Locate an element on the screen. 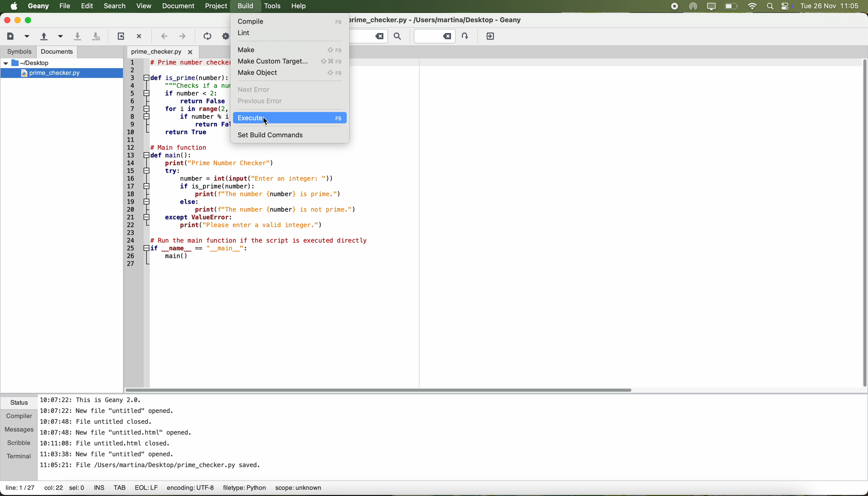 The height and width of the screenshot is (496, 868). search is located at coordinates (115, 6).